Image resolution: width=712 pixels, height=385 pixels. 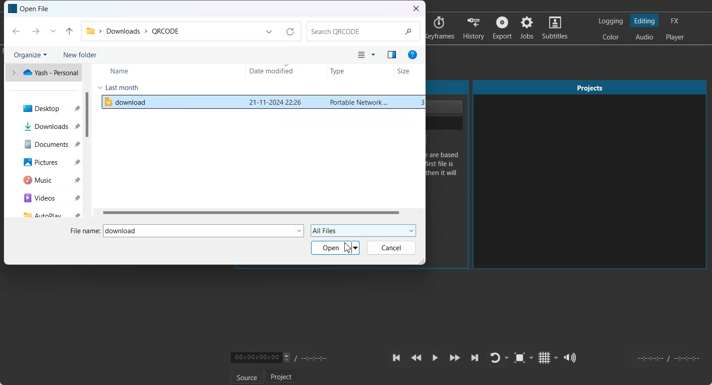 I want to click on Toggle player lopping, so click(x=494, y=358).